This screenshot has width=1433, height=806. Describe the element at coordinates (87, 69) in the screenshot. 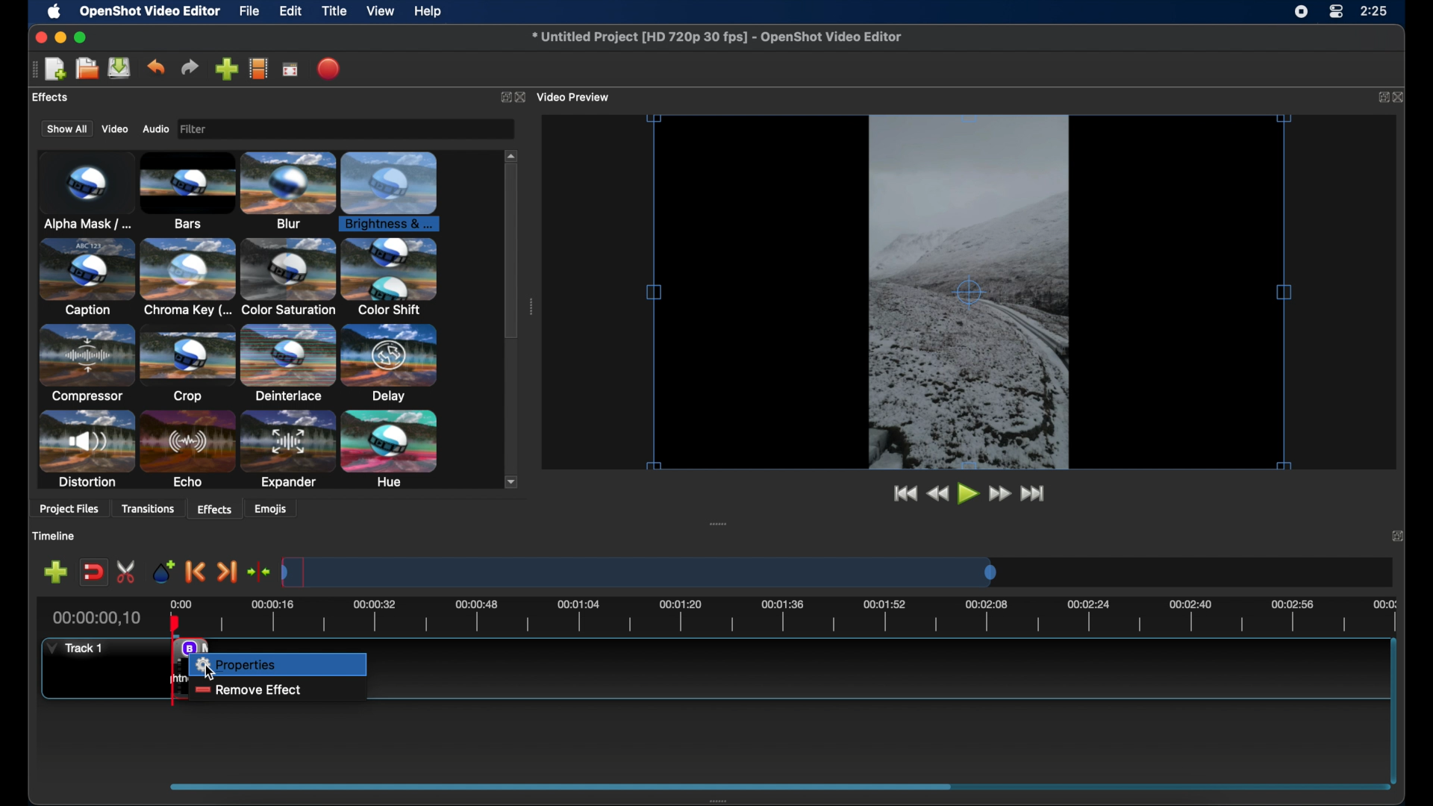

I see `open project` at that location.